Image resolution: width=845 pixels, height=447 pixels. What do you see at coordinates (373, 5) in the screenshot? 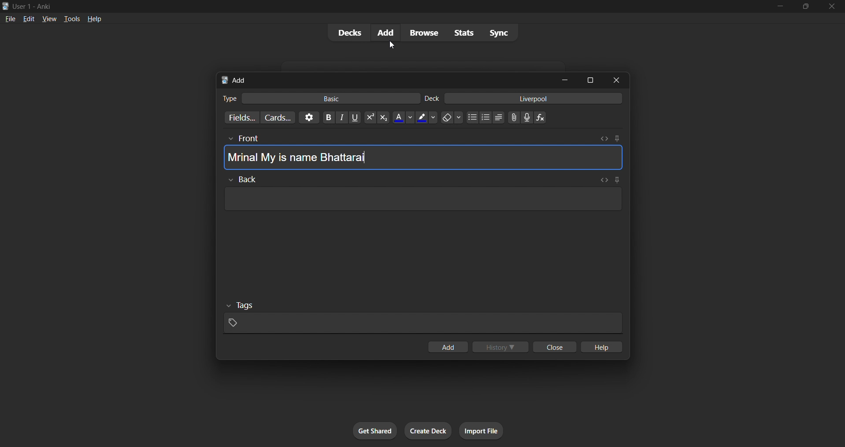
I see `title bar` at bounding box center [373, 5].